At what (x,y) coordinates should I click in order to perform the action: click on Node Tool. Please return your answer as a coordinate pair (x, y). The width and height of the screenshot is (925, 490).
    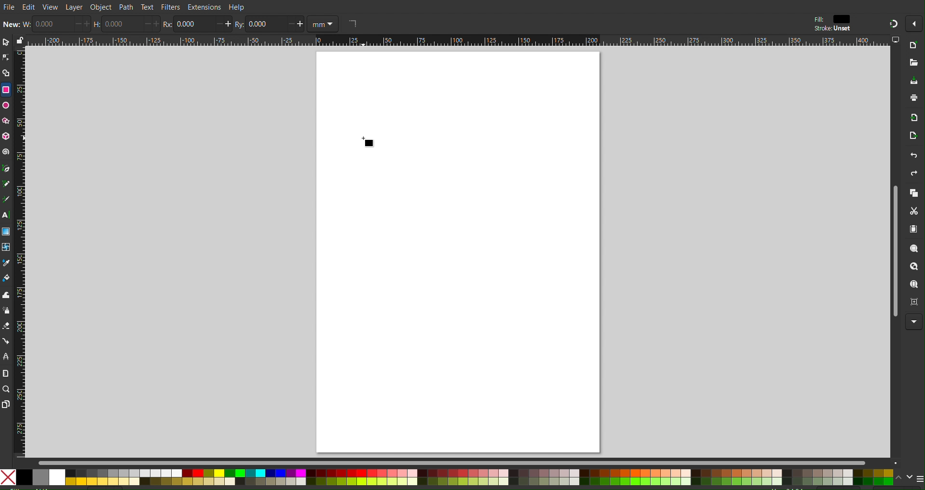
    Looking at the image, I should click on (6, 55).